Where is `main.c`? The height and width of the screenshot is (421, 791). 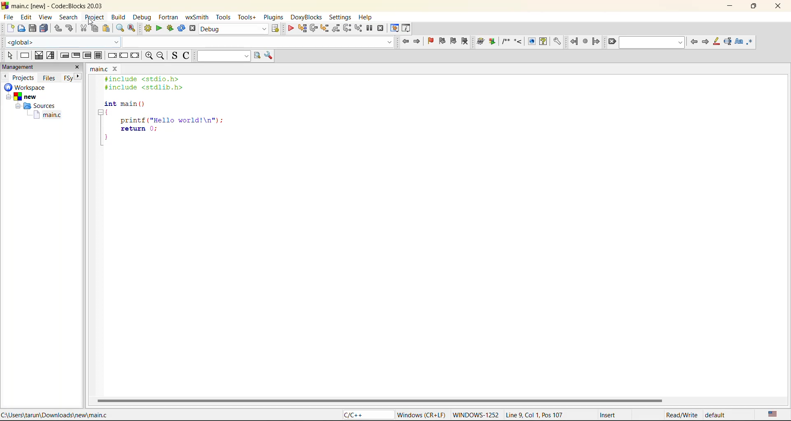 main.c is located at coordinates (37, 115).